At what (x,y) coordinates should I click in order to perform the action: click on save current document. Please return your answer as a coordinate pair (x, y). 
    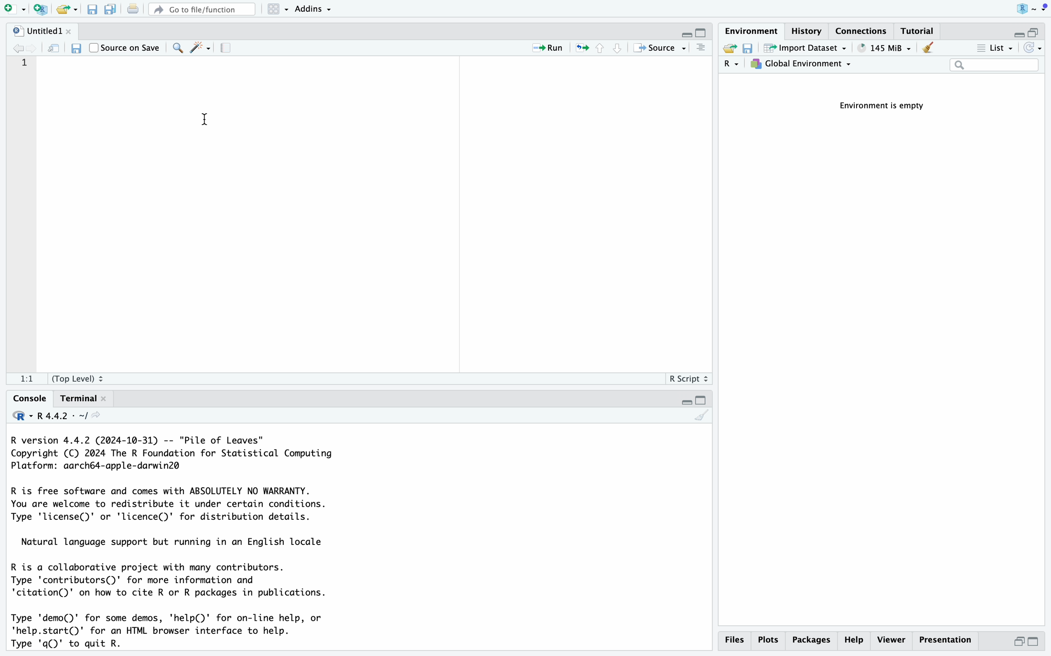
    Looking at the image, I should click on (74, 49).